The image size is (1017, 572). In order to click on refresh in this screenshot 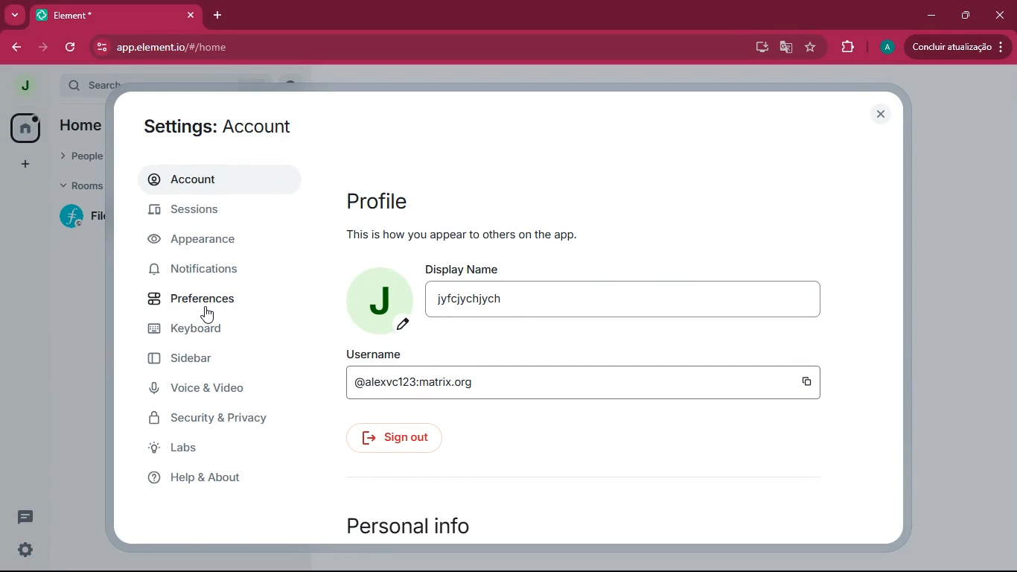, I will do `click(68, 48)`.